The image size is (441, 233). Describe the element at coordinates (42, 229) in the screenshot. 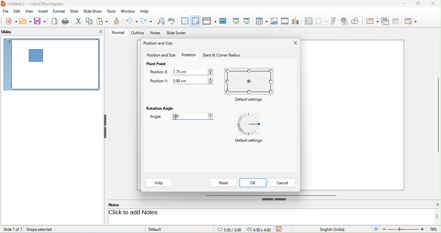

I see `shaped selected` at that location.